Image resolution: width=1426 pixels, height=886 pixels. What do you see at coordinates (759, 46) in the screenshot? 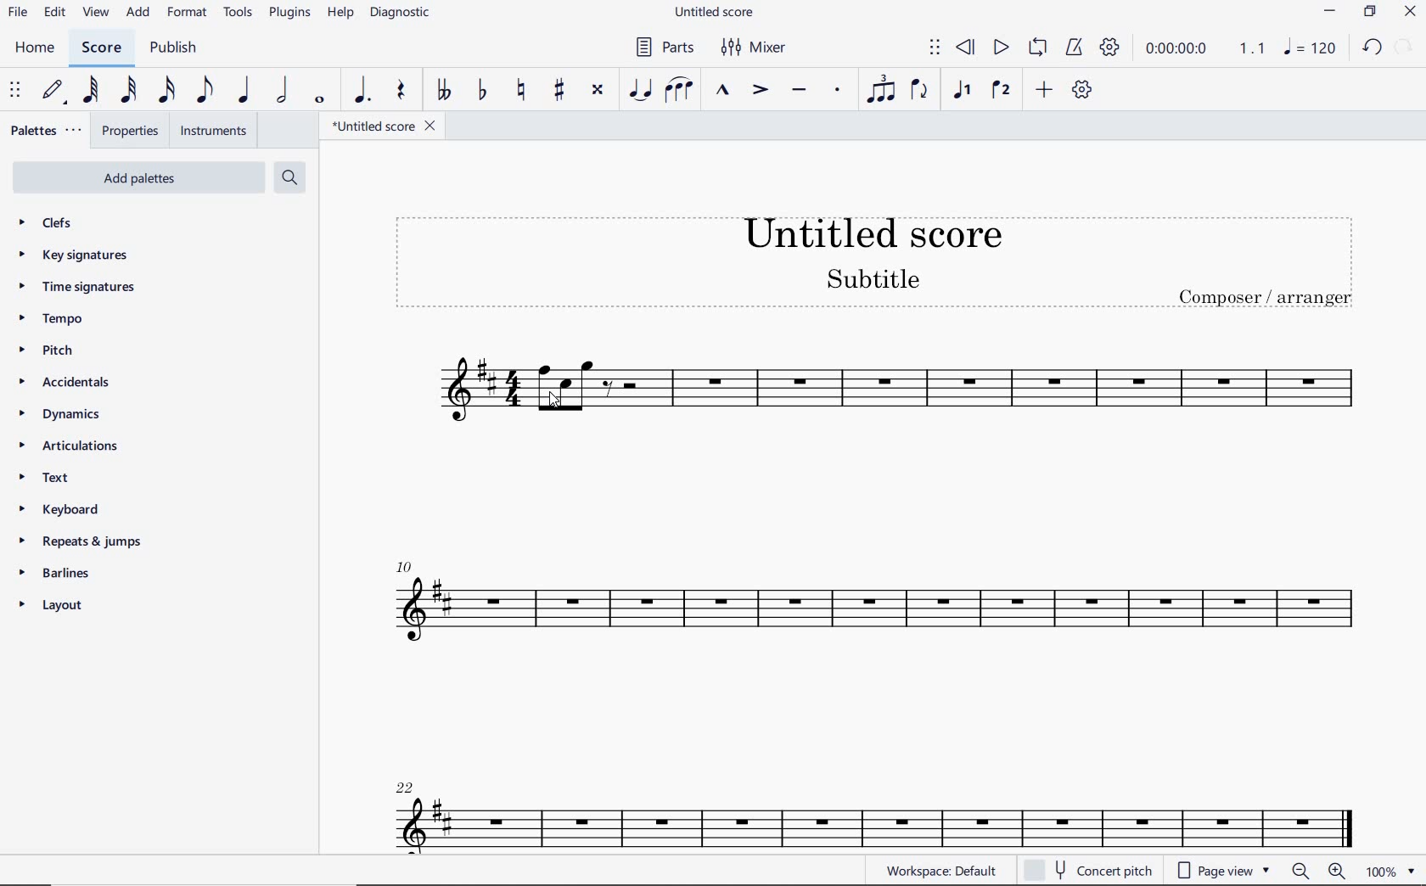
I see `MIXER` at bounding box center [759, 46].